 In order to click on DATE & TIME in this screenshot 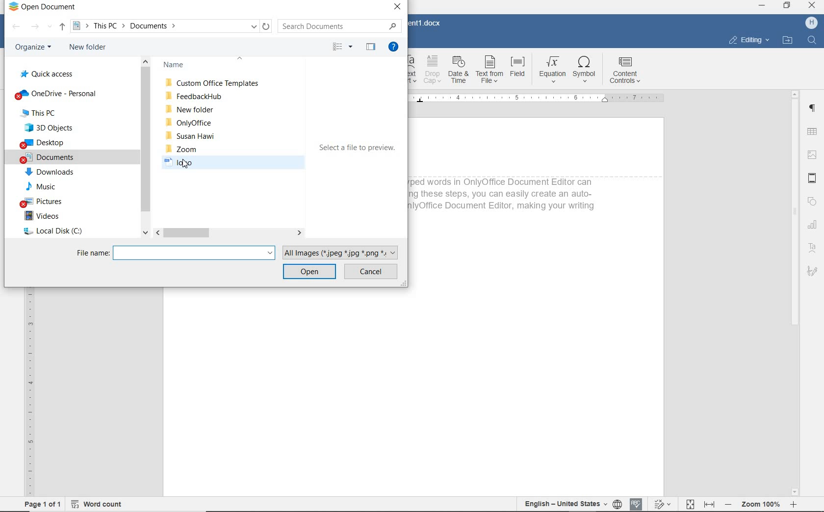, I will do `click(460, 71)`.